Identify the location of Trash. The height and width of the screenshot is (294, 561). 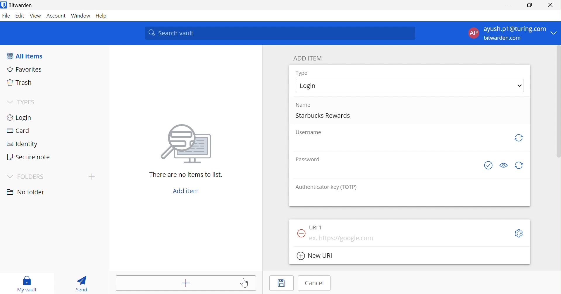
(19, 83).